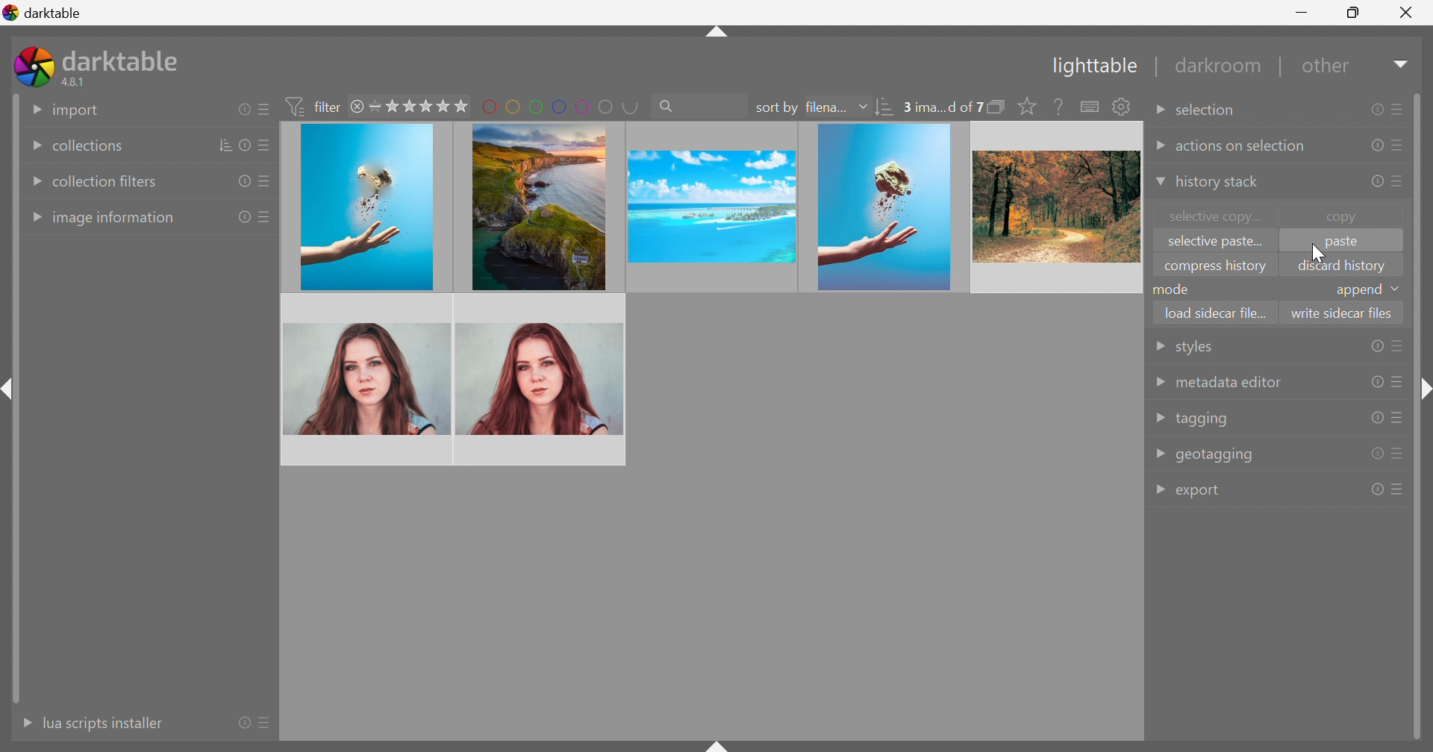 The width and height of the screenshot is (1433, 752). Describe the element at coordinates (1377, 454) in the screenshot. I see `reset` at that location.